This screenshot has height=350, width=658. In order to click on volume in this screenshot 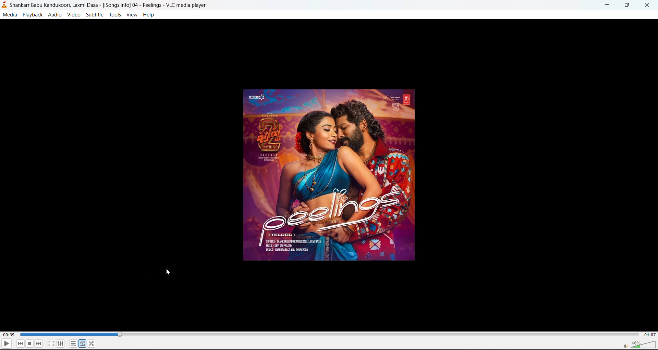, I will do `click(641, 344)`.